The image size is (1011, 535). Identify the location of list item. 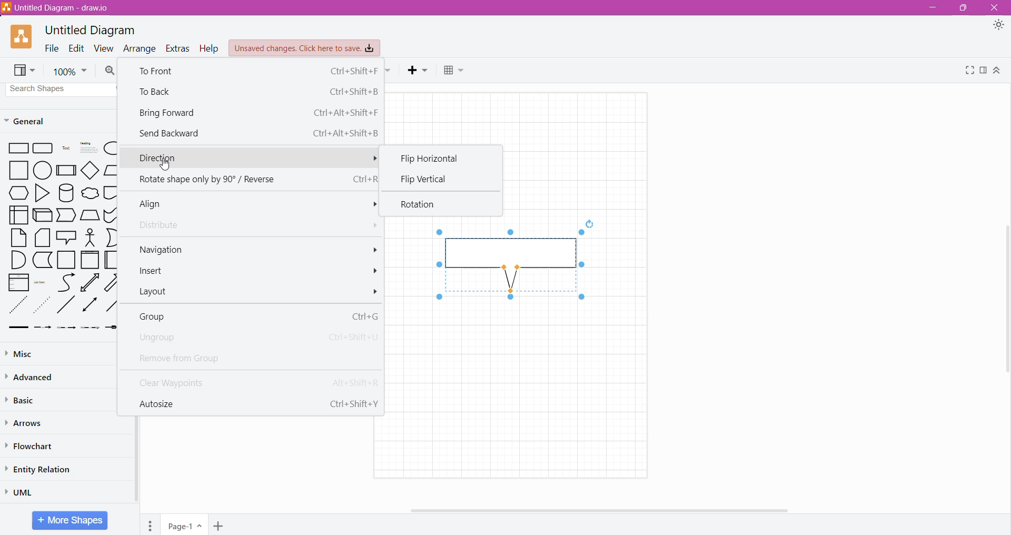
(42, 282).